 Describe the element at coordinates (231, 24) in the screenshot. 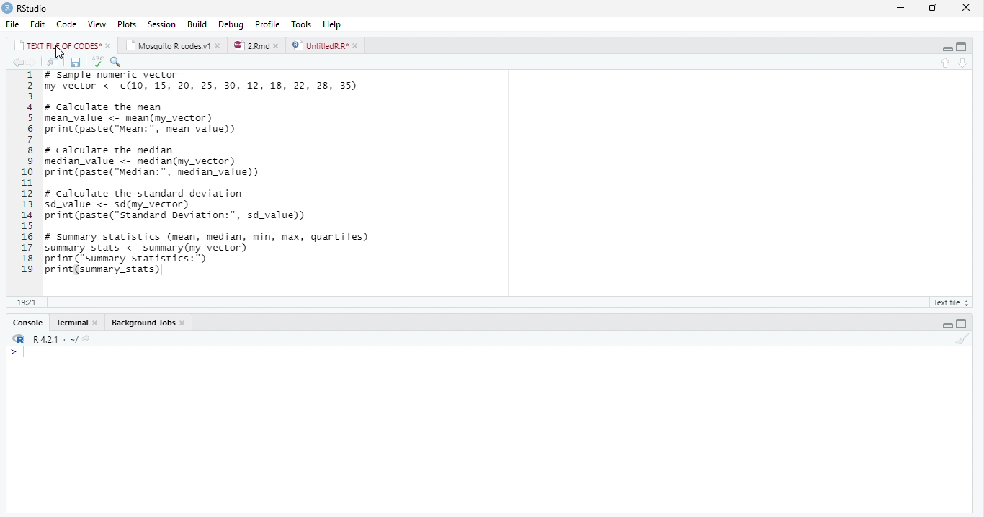

I see `debug` at that location.